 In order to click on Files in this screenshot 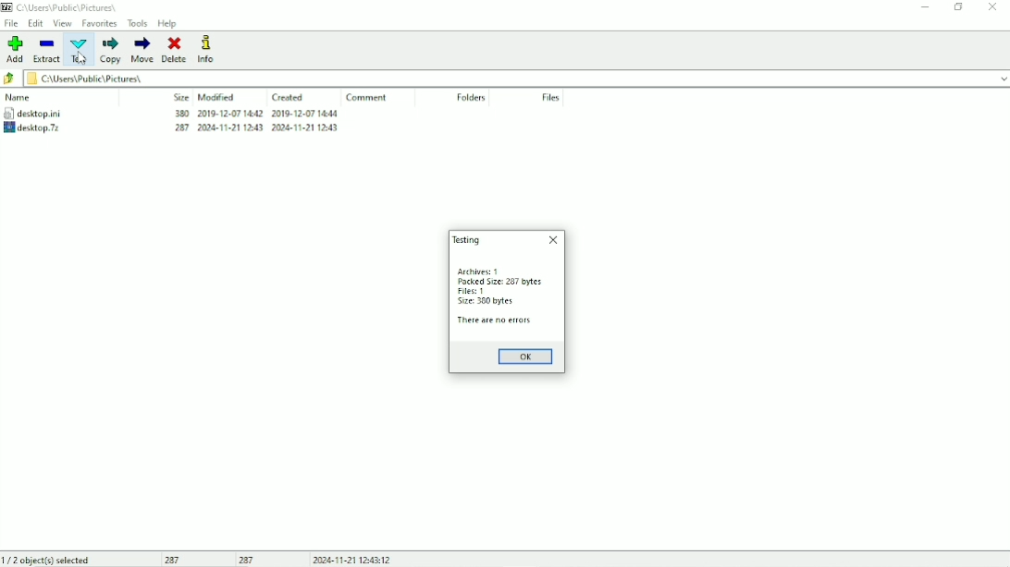, I will do `click(551, 97)`.